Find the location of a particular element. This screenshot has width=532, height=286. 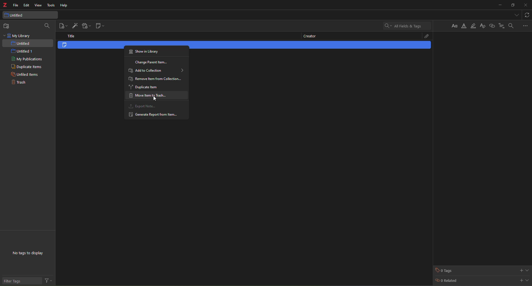

insert link is located at coordinates (492, 26).